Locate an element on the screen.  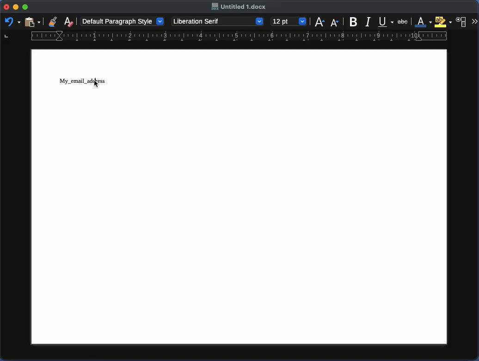
My_email_address is located at coordinates (81, 81).